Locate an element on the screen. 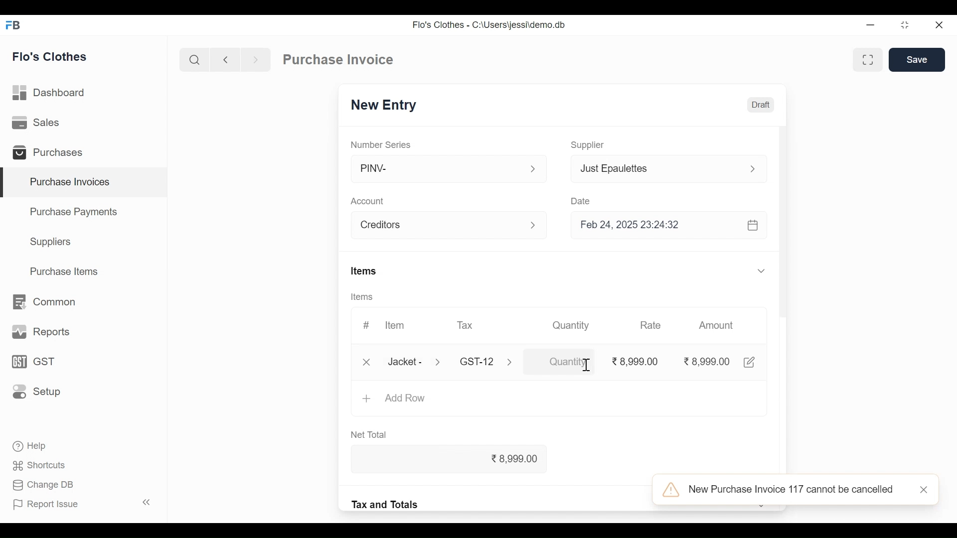  Expand is located at coordinates (763, 270).